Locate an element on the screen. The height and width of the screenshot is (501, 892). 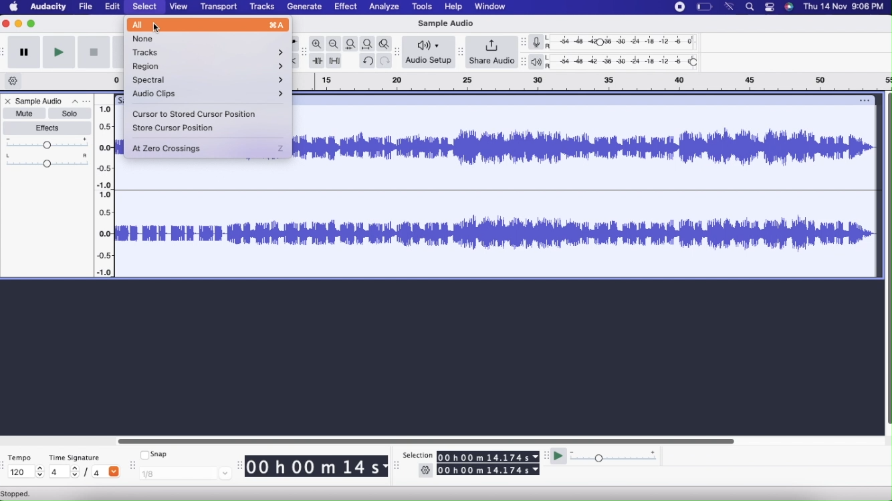
Tracks is located at coordinates (209, 51).